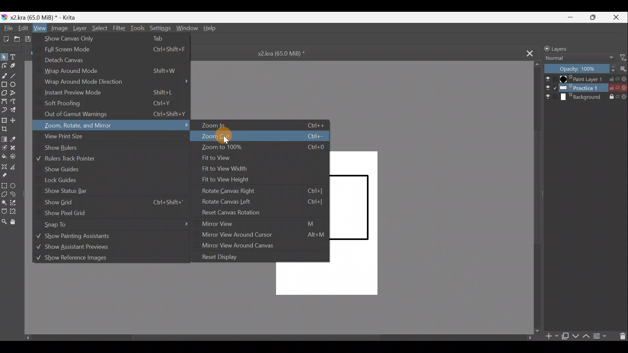 The image size is (628, 353). What do you see at coordinates (6, 211) in the screenshot?
I see `Bezier curve selection tool` at bounding box center [6, 211].